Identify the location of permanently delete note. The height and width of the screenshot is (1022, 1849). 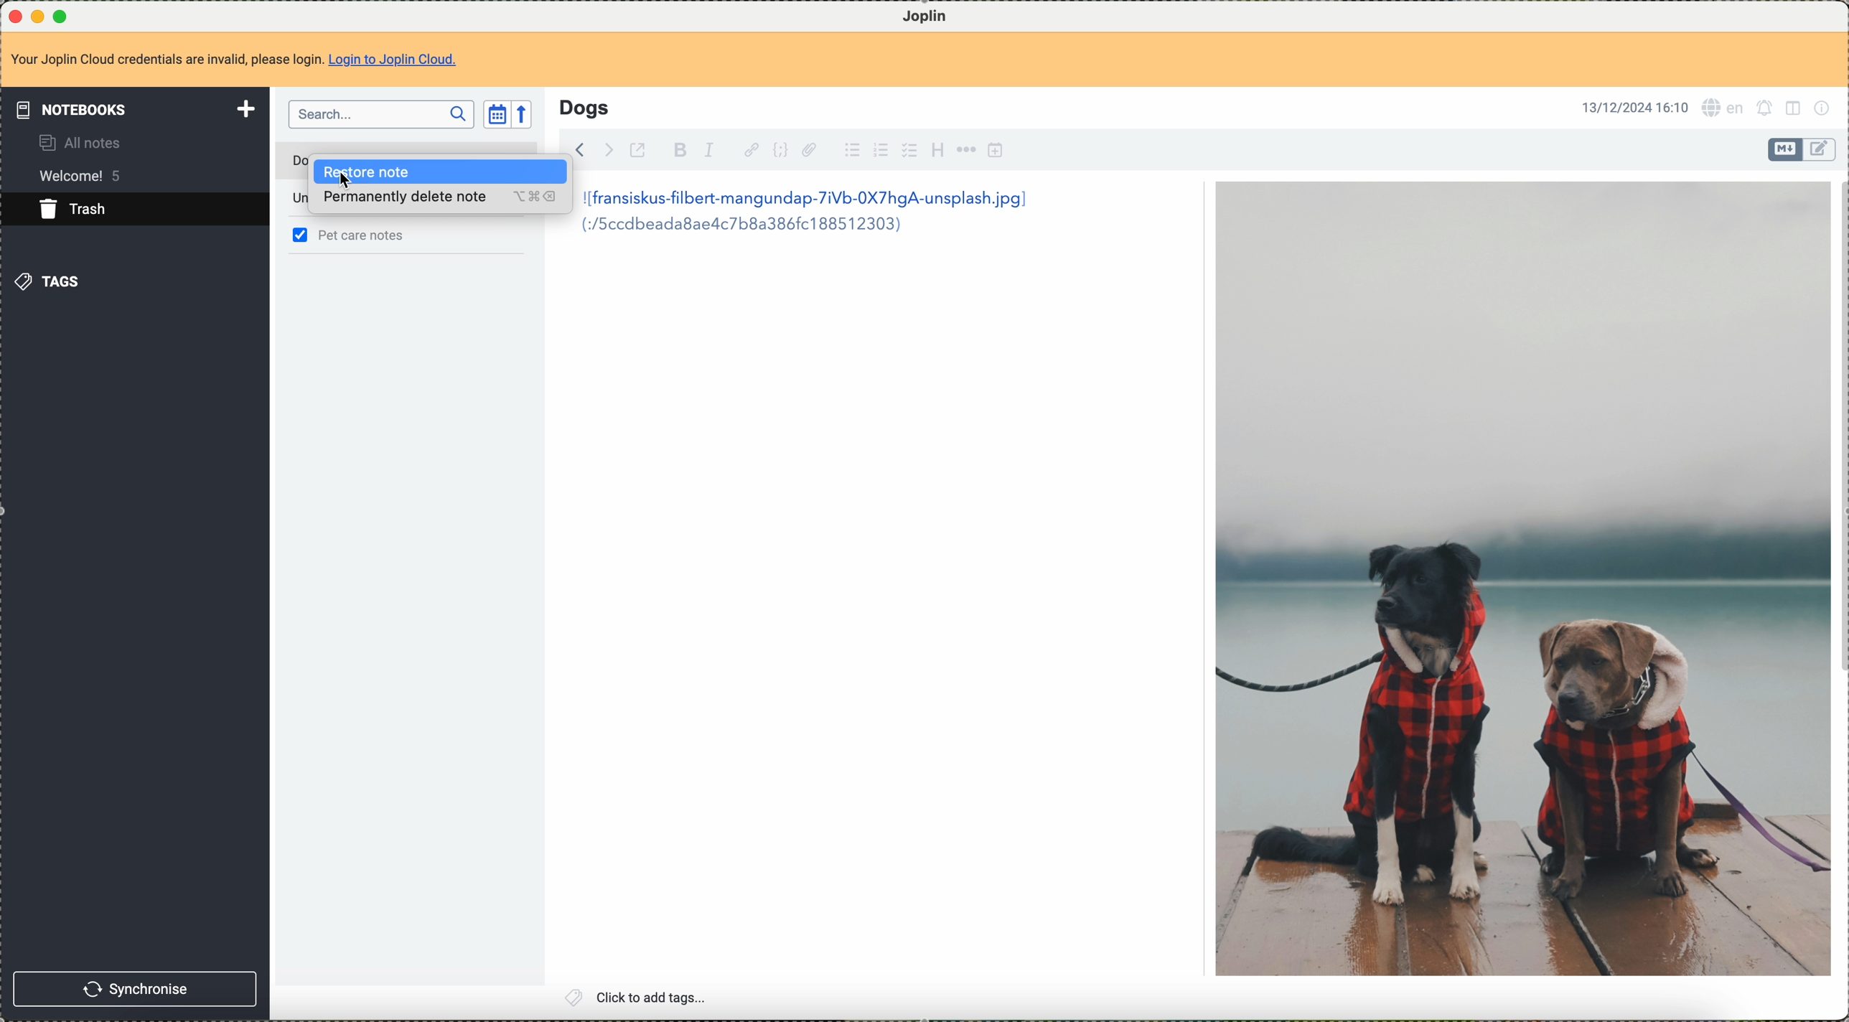
(438, 201).